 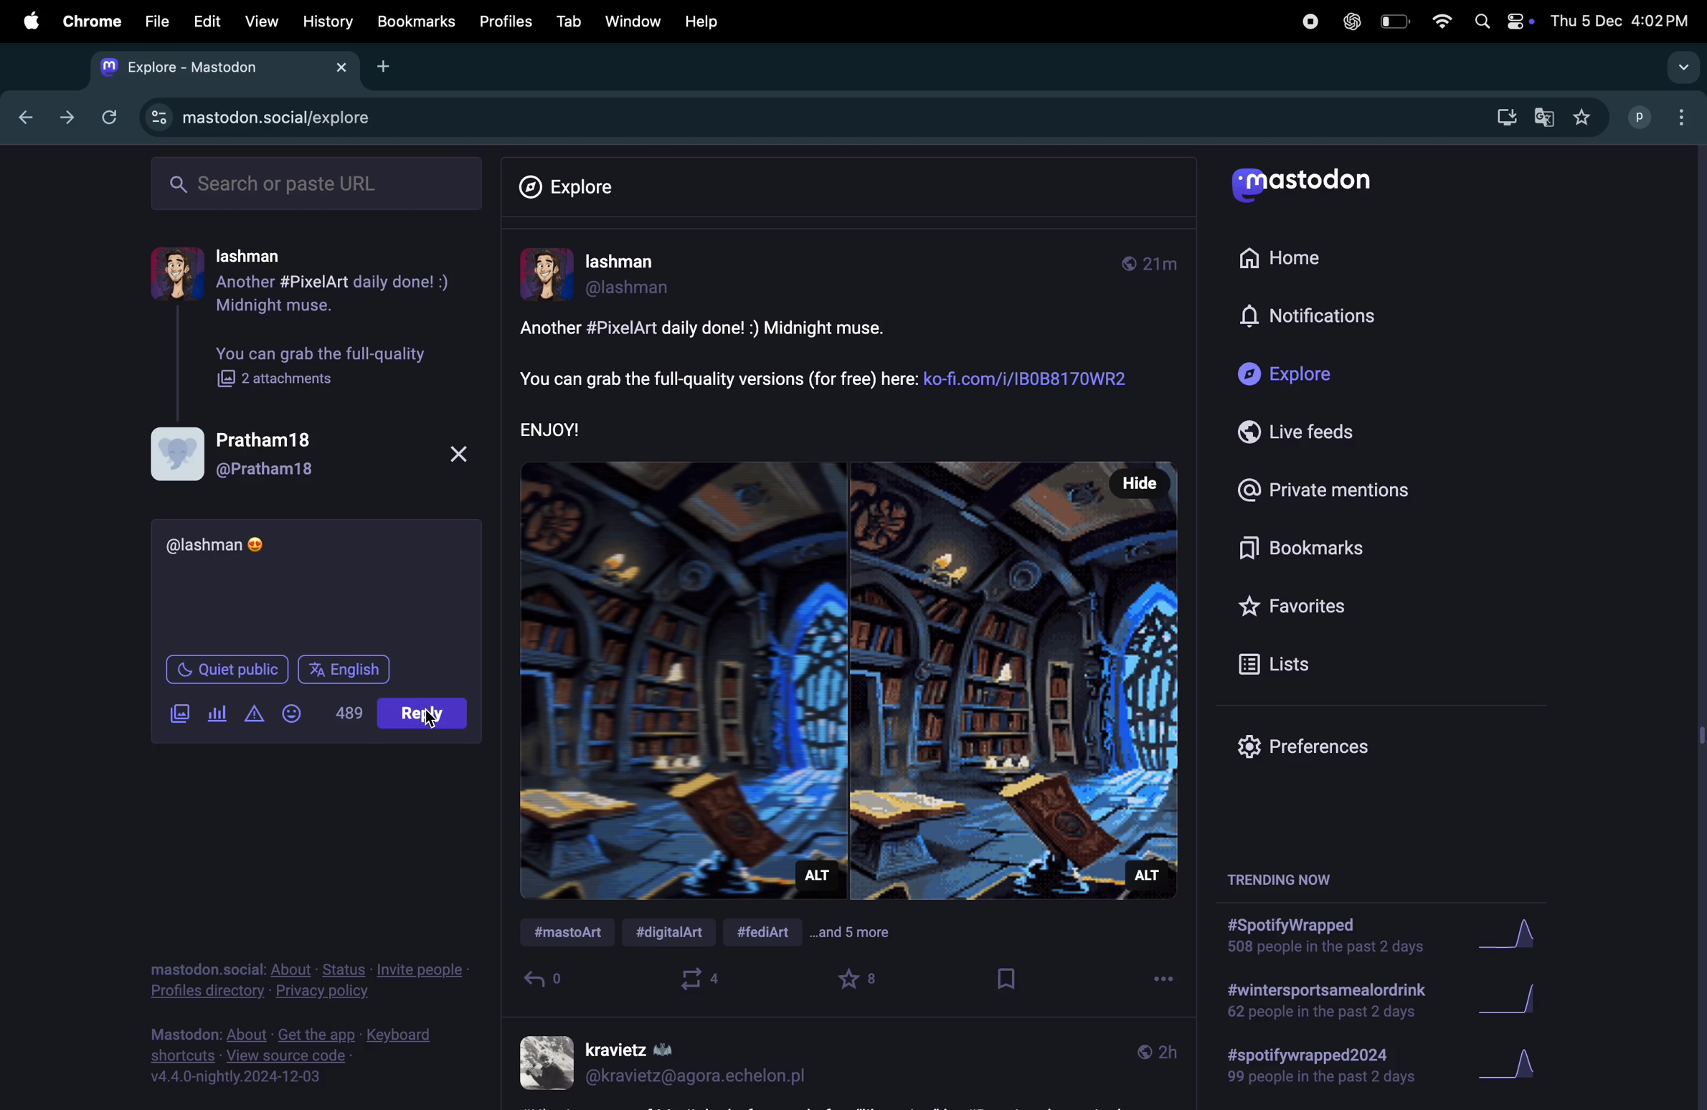 What do you see at coordinates (161, 22) in the screenshot?
I see `file` at bounding box center [161, 22].